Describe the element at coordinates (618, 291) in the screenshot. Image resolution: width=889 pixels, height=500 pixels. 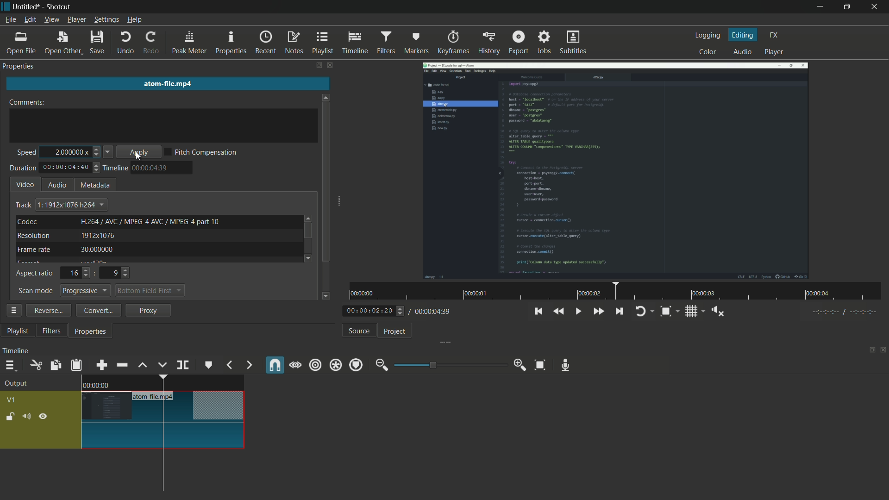
I see `time` at that location.